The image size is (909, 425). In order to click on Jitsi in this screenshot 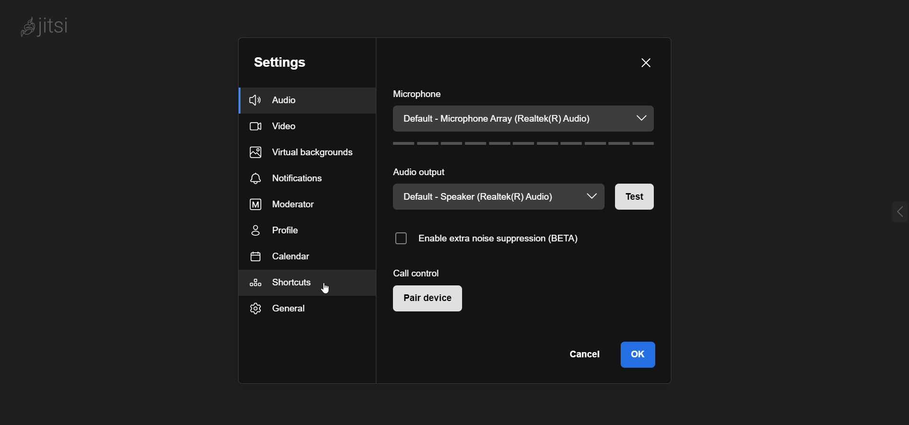, I will do `click(48, 28)`.